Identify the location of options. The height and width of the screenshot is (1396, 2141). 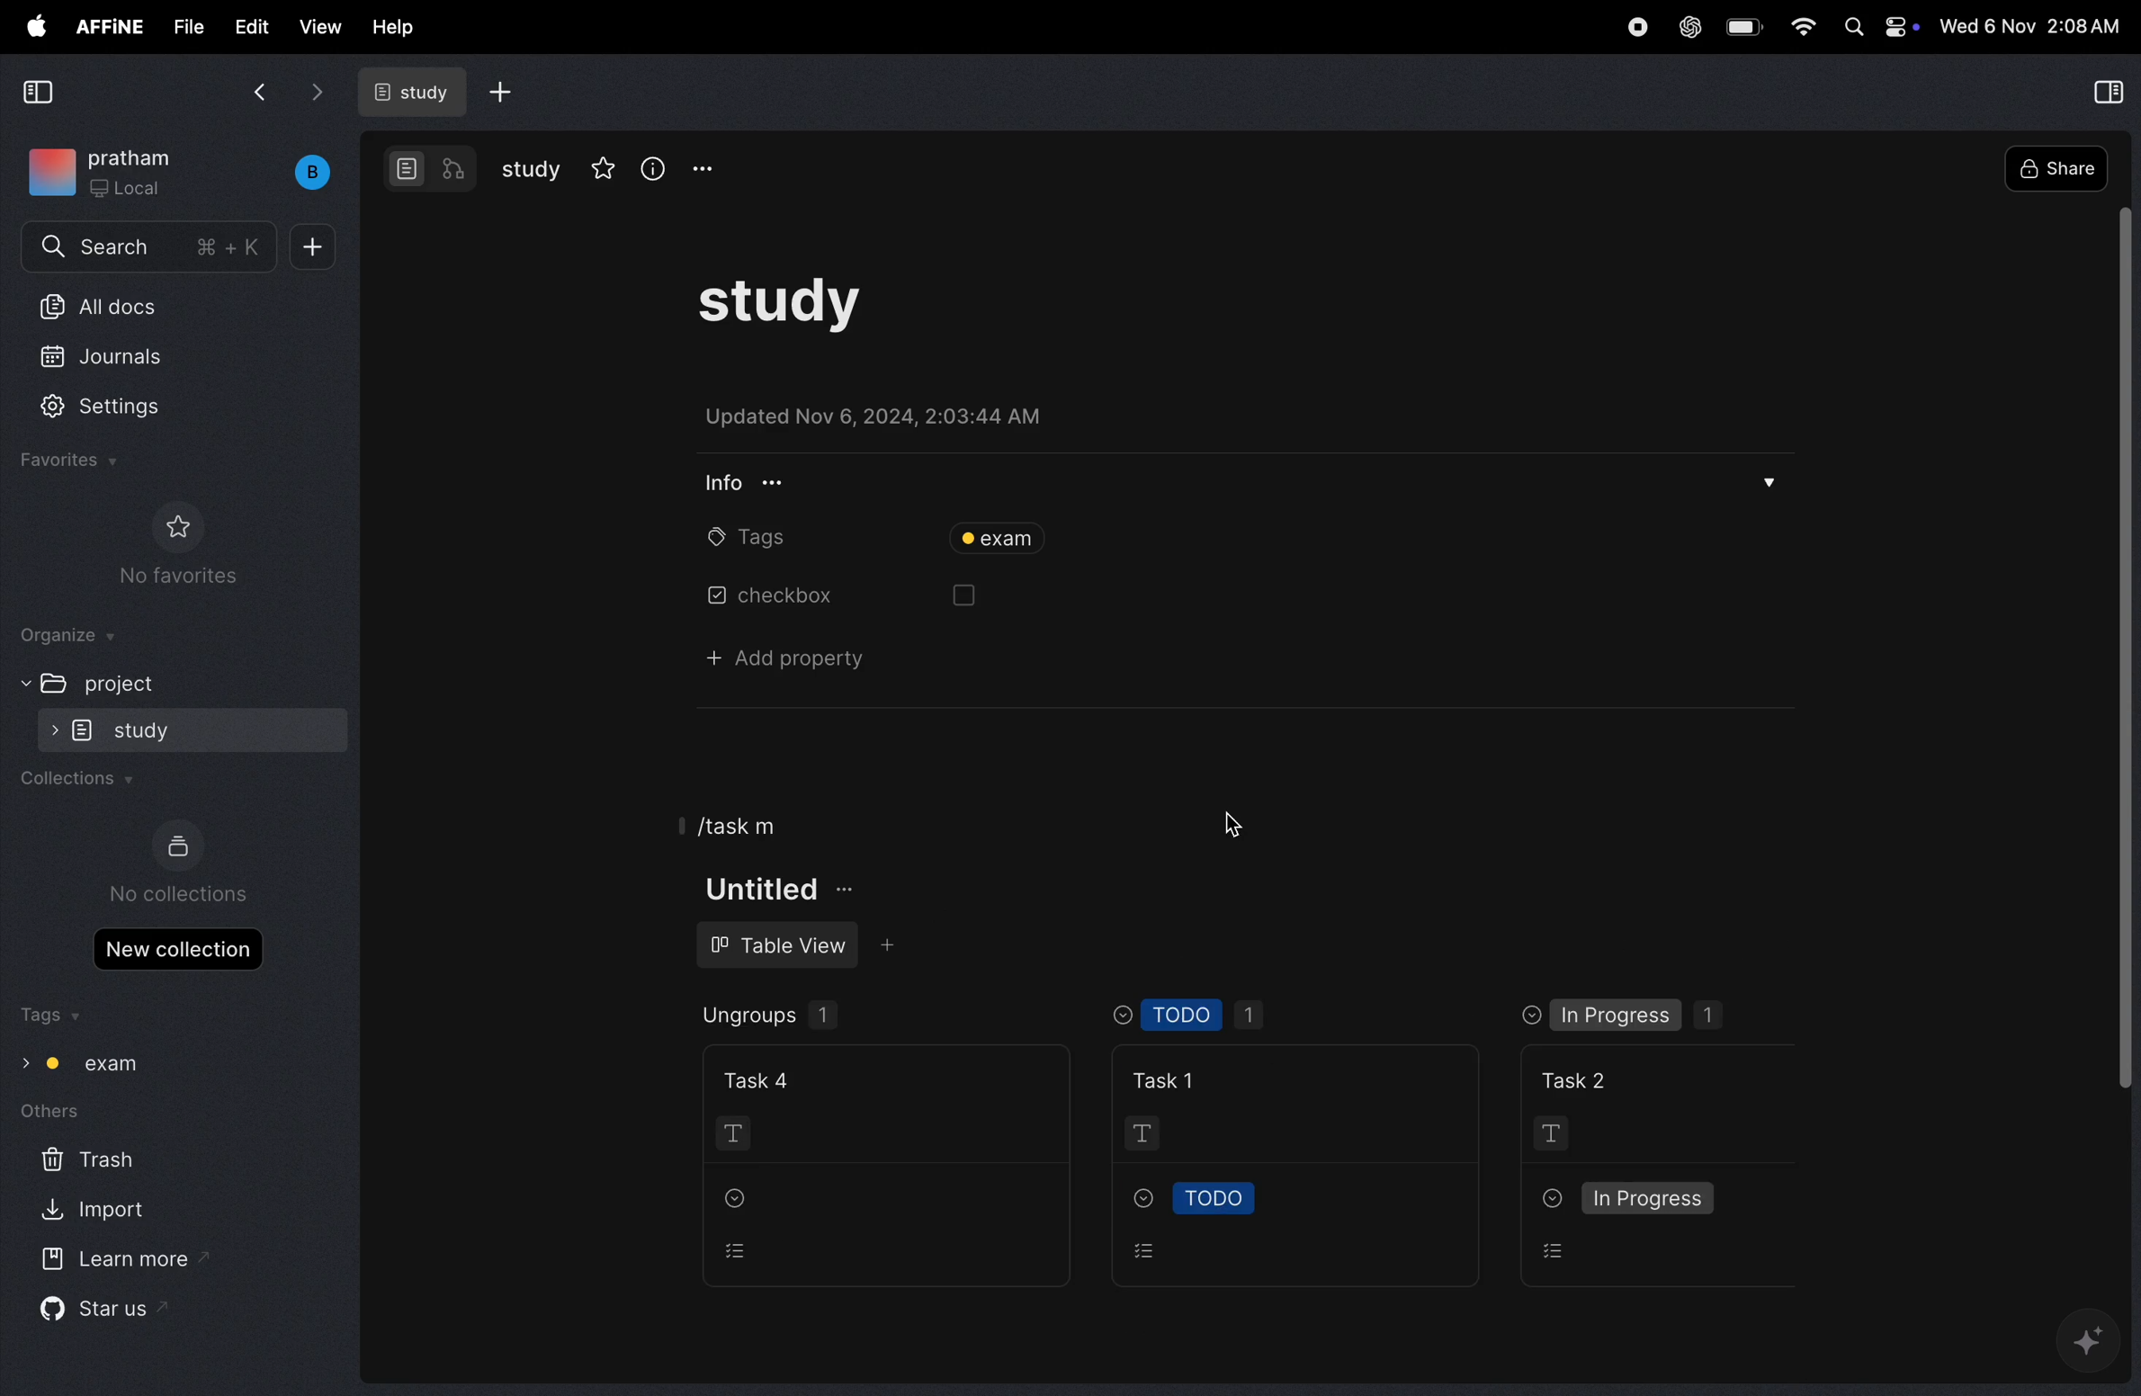
(1563, 1258).